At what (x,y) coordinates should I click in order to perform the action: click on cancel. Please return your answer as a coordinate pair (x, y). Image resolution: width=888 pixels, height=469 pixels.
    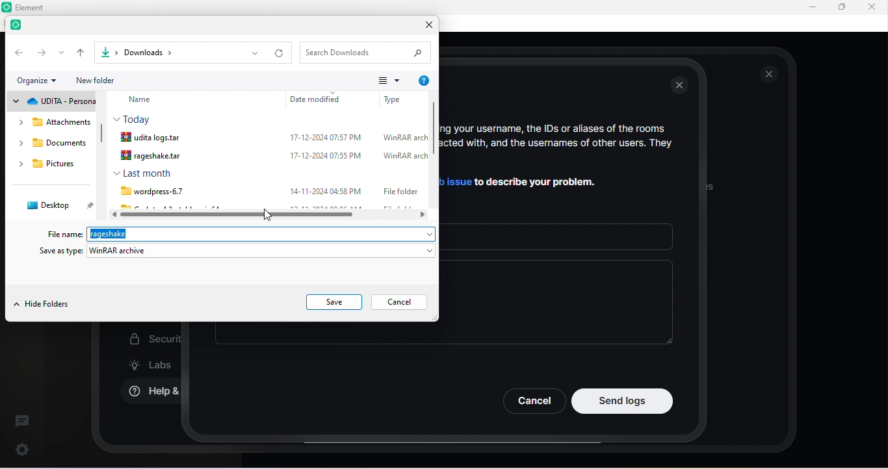
    Looking at the image, I should click on (402, 303).